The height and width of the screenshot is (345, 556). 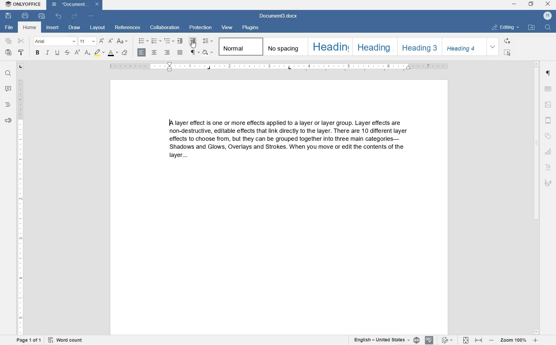 I want to click on CURSOR, so click(x=193, y=45).